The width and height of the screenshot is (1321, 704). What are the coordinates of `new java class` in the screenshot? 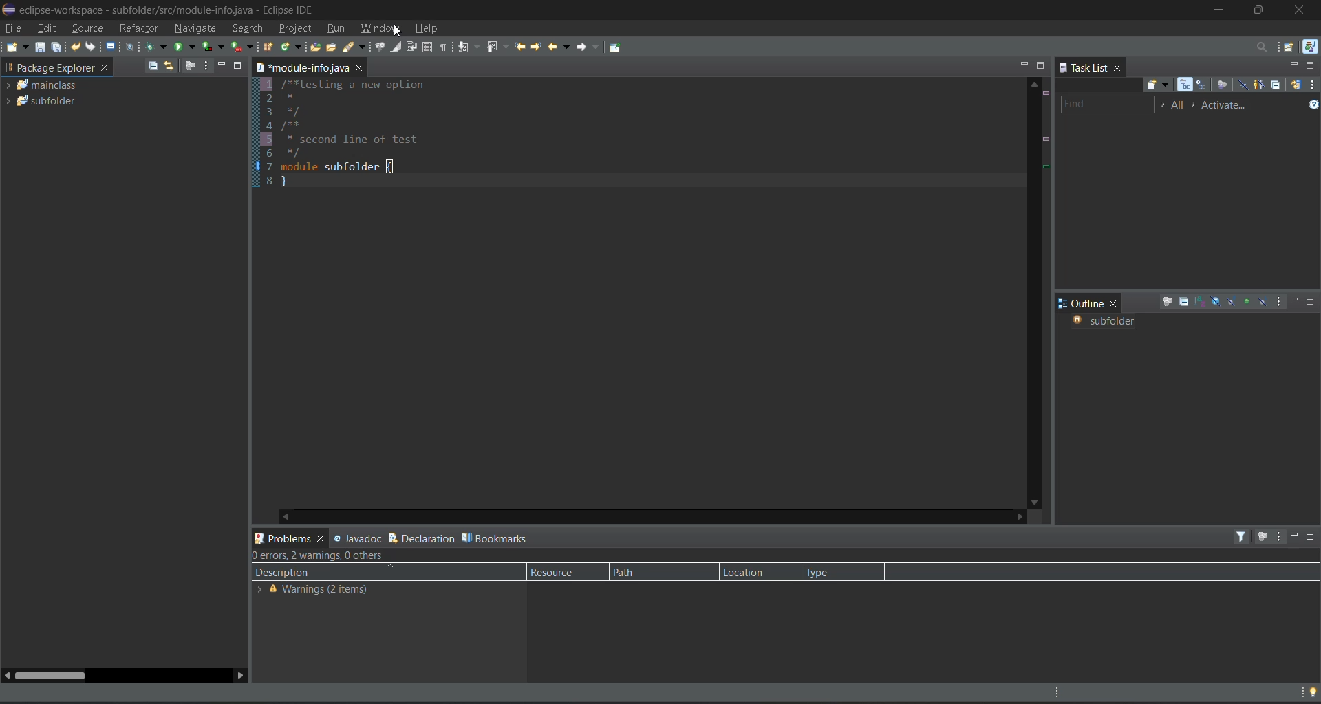 It's located at (290, 46).